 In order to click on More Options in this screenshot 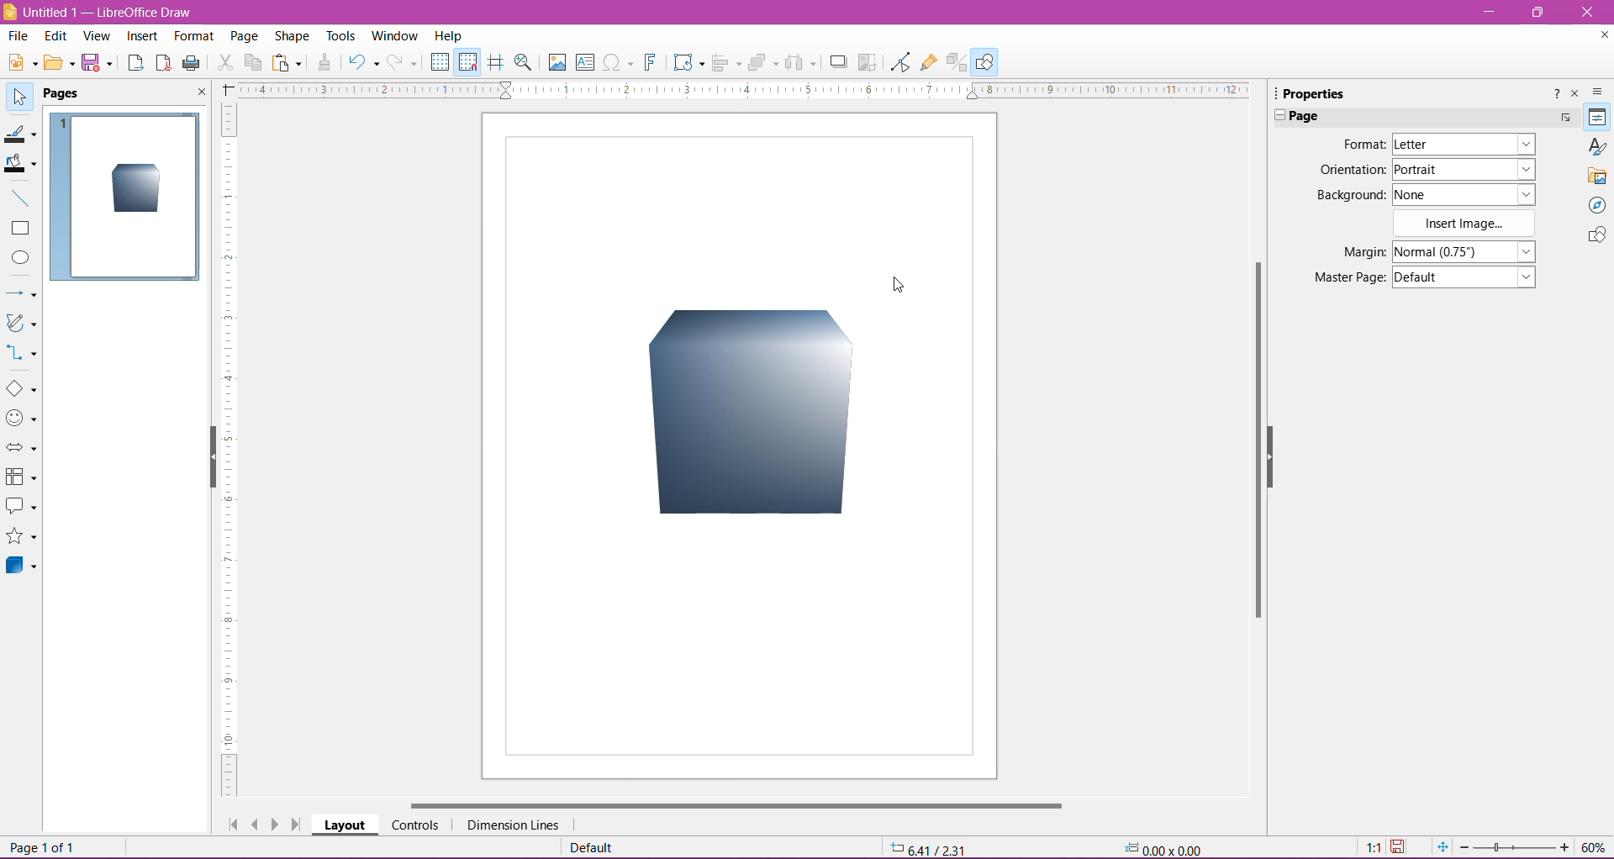, I will do `click(1569, 115)`.